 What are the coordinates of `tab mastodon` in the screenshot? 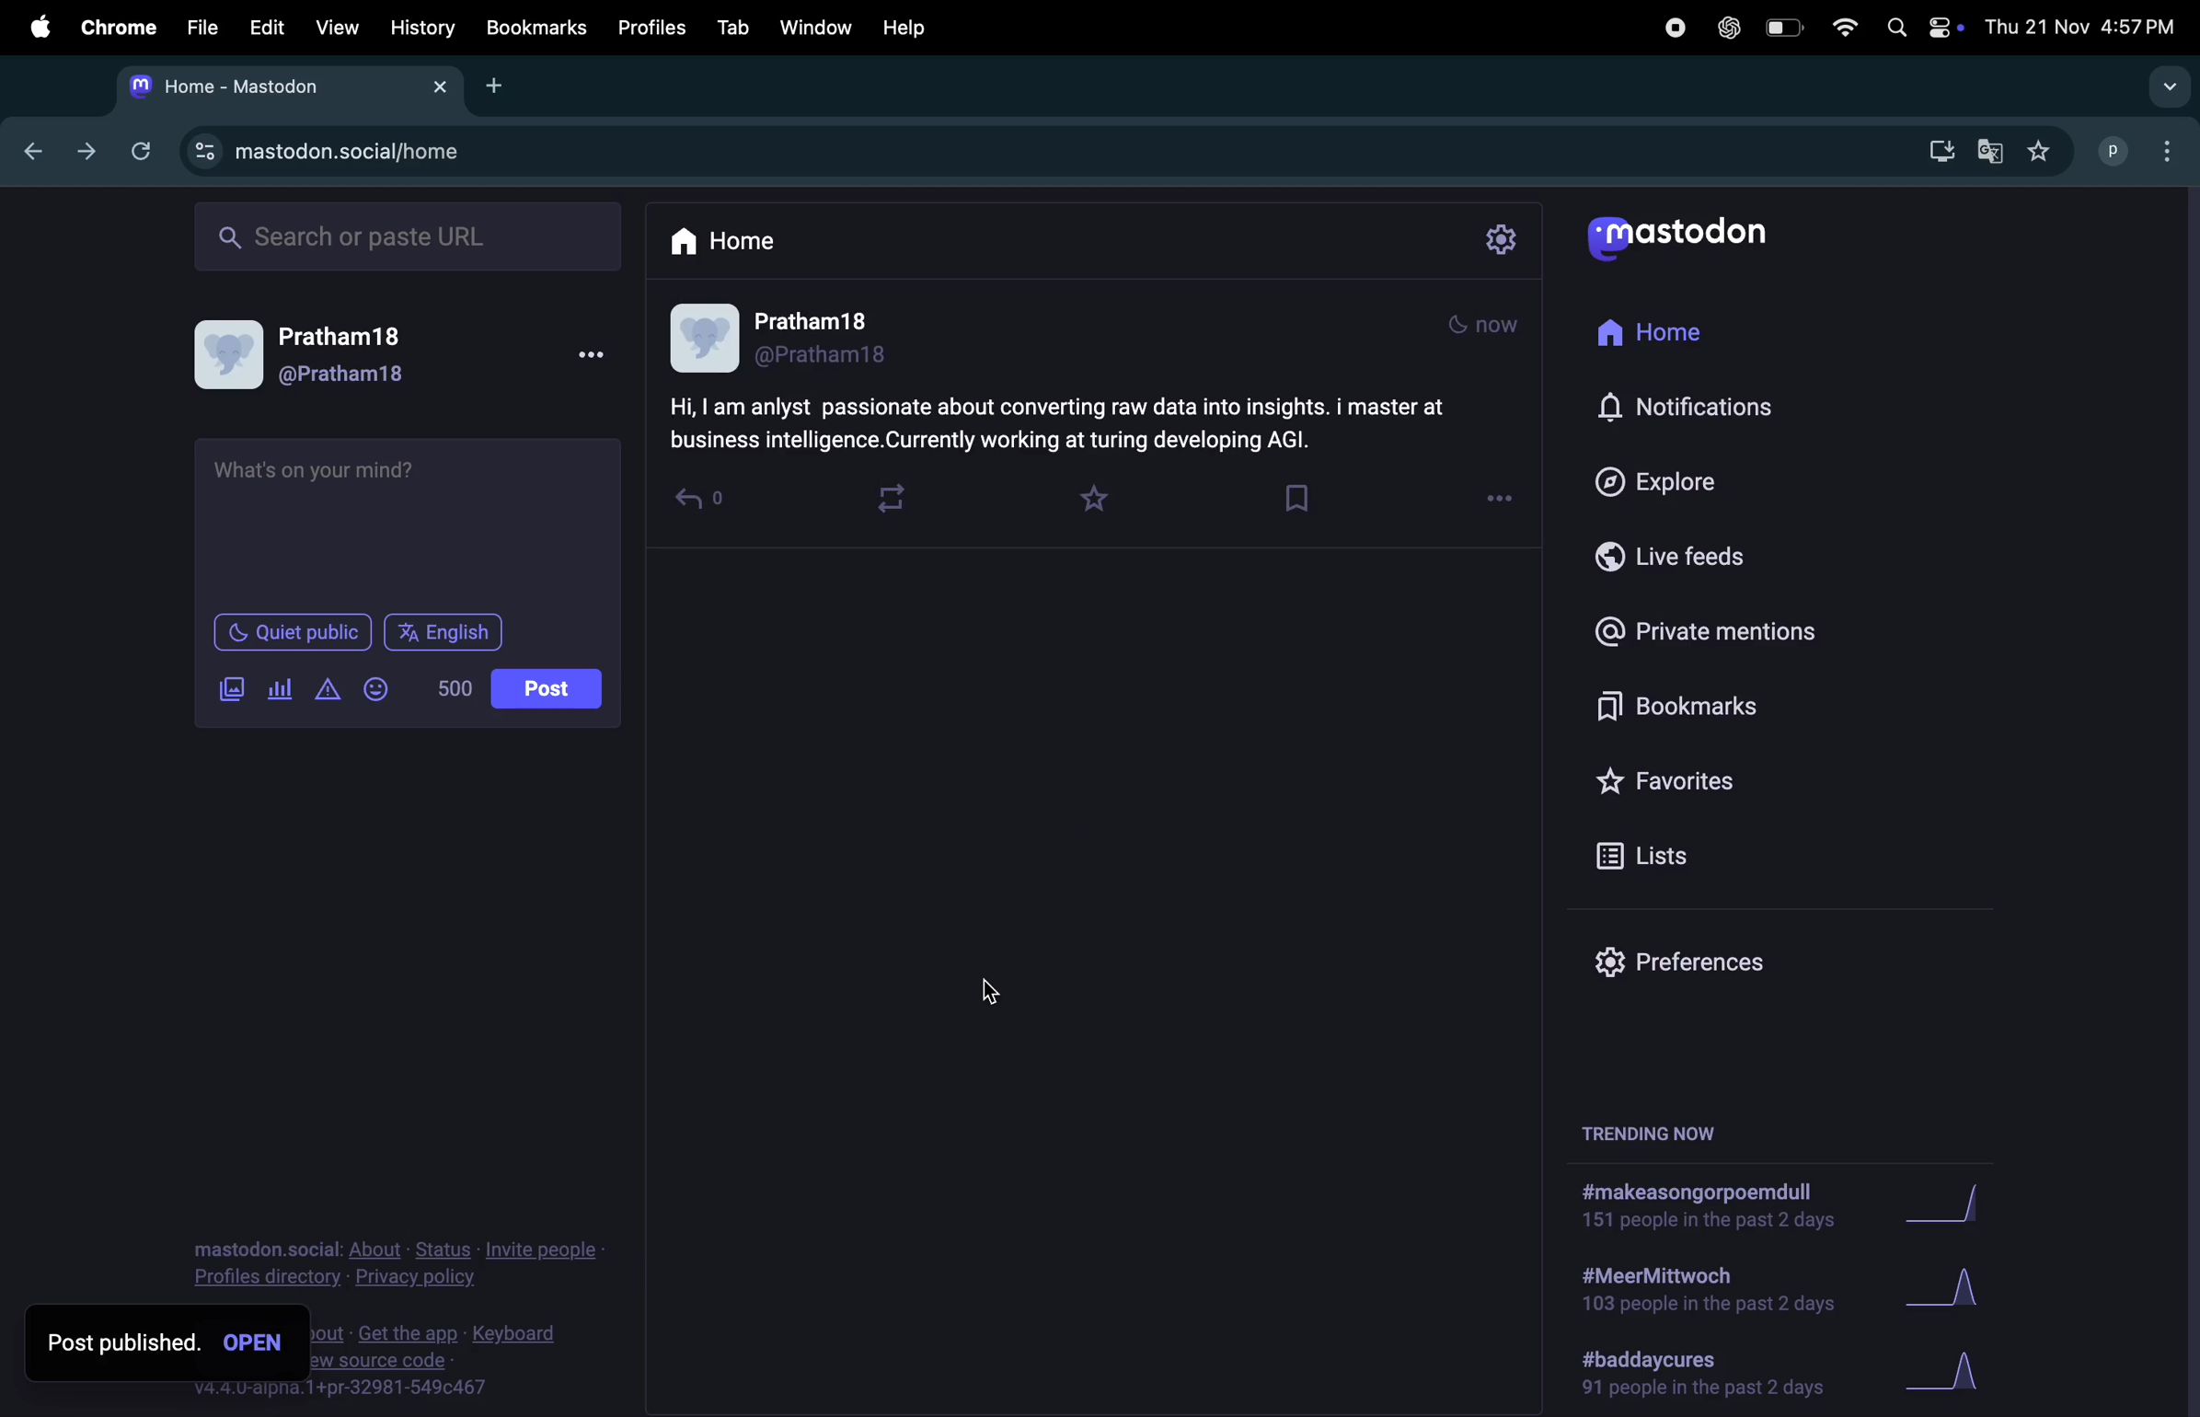 It's located at (288, 87).